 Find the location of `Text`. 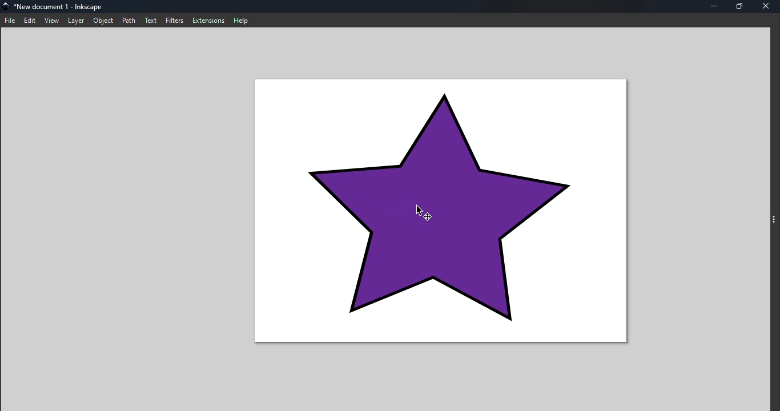

Text is located at coordinates (151, 20).